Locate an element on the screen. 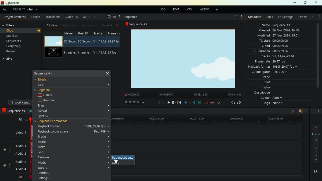  mic is located at coordinates (218, 103).